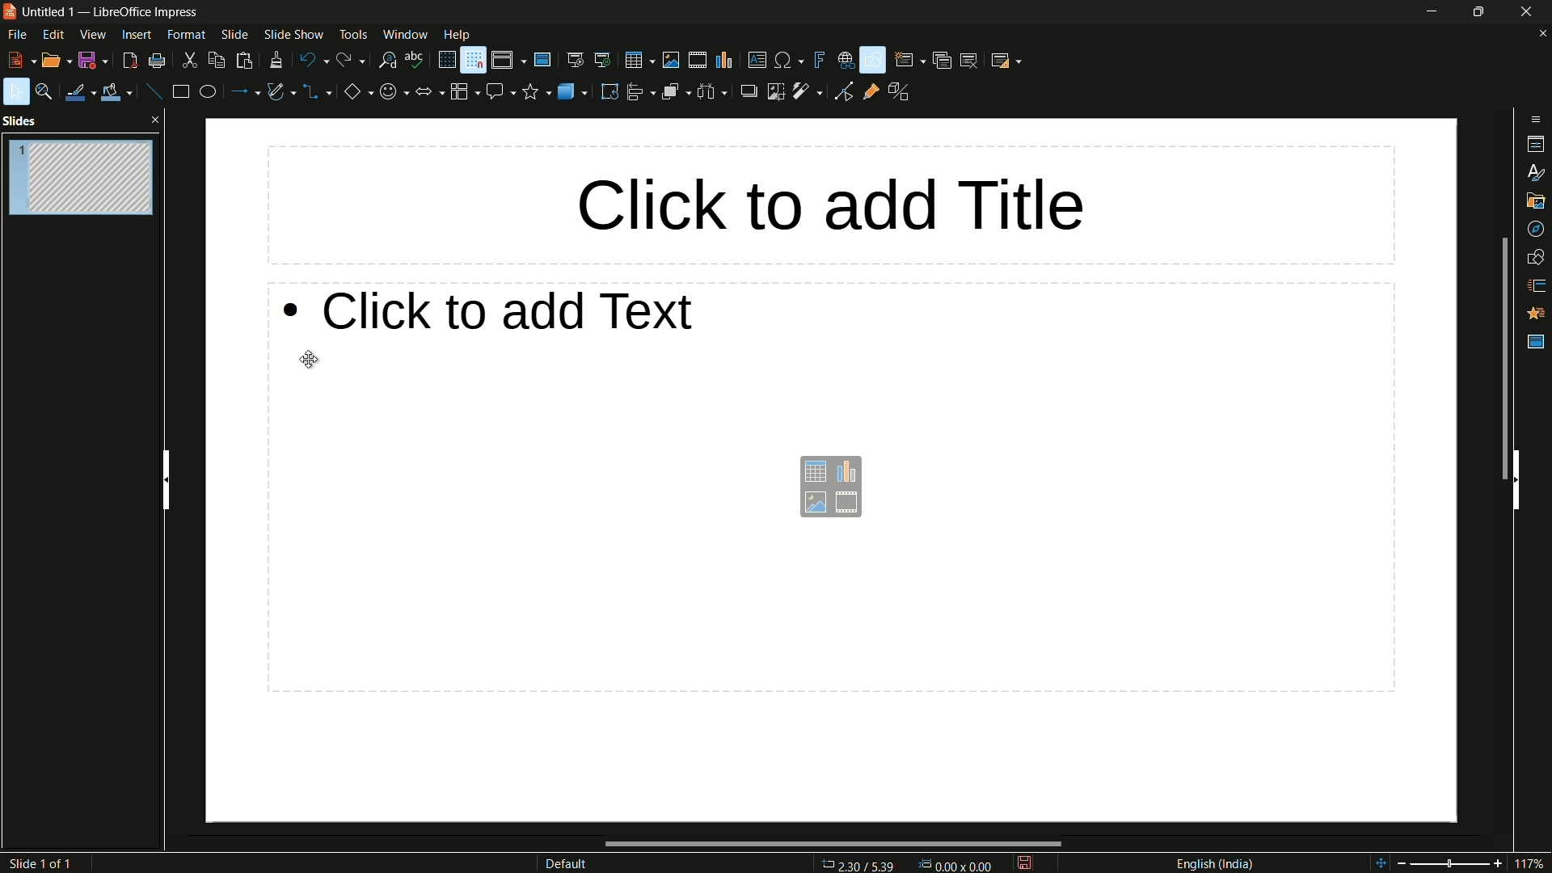  What do you see at coordinates (168, 482) in the screenshot?
I see `hide pane` at bounding box center [168, 482].